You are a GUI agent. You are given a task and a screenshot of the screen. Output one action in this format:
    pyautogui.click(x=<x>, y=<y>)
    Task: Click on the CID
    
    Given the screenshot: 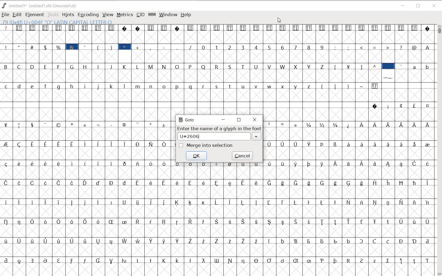 What is the action you would take?
    pyautogui.click(x=140, y=15)
    